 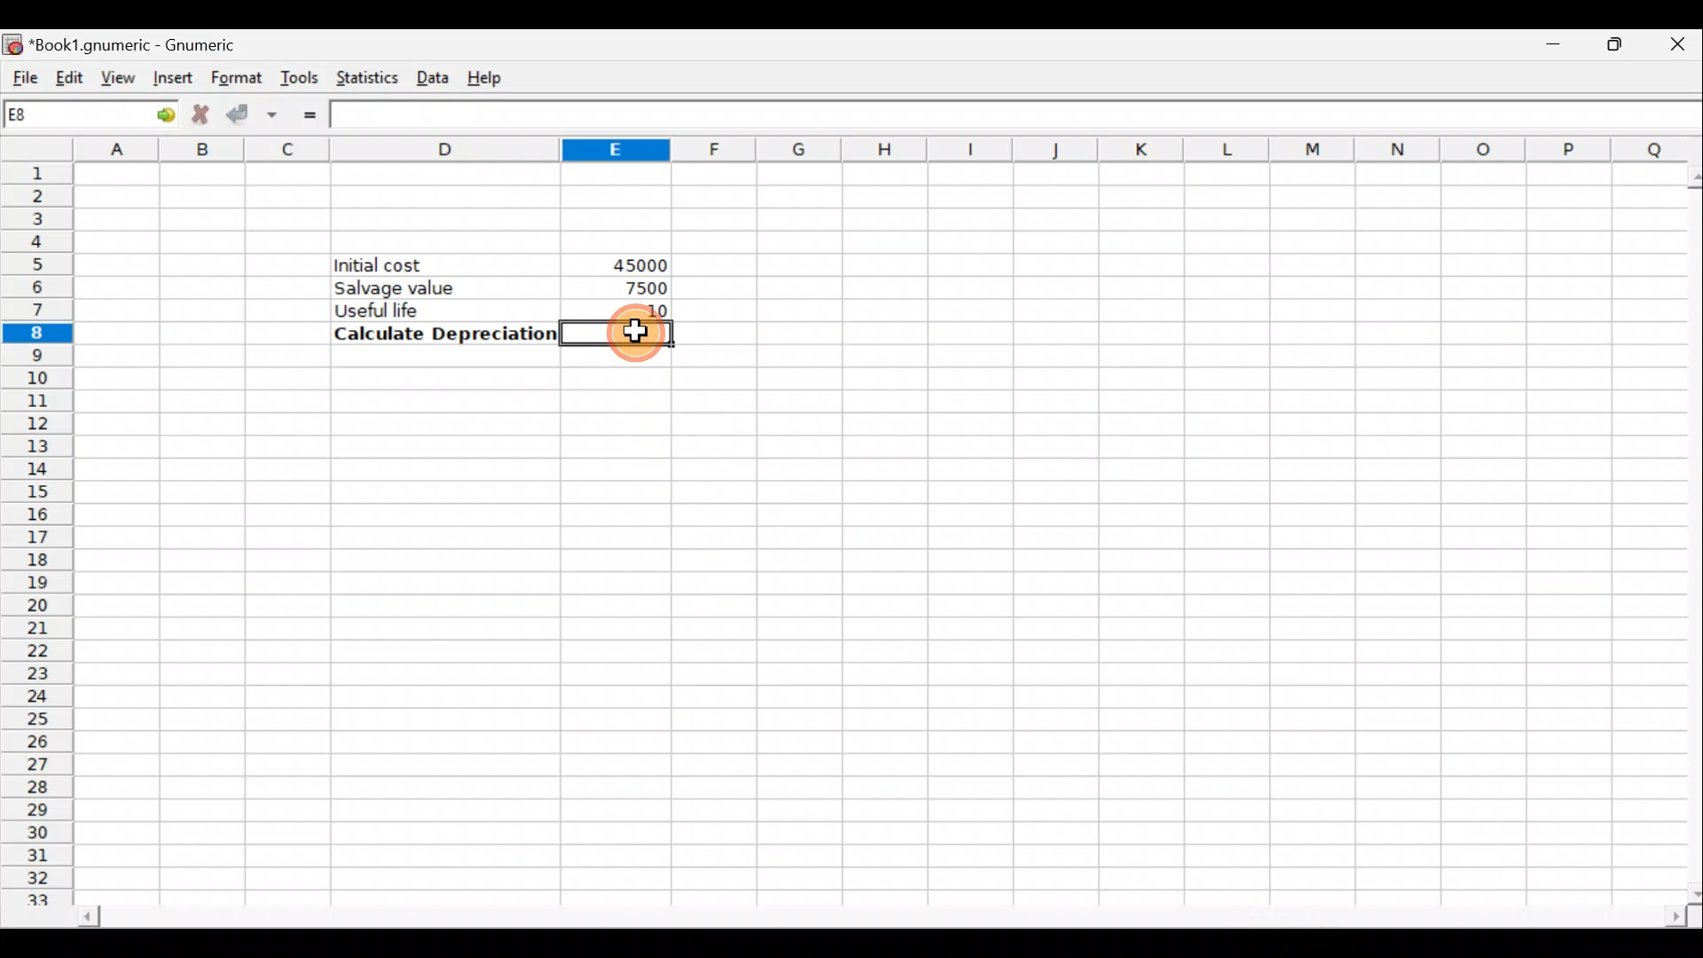 I want to click on Calculate Depreciation, so click(x=440, y=334).